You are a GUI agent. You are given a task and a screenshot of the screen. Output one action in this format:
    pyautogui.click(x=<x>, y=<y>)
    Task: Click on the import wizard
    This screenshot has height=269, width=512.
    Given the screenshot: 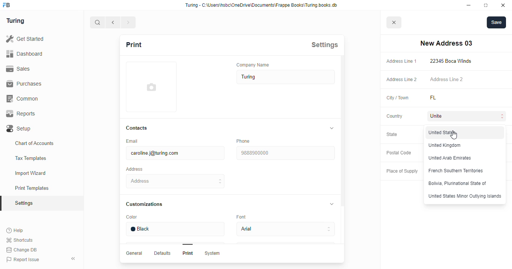 What is the action you would take?
    pyautogui.click(x=31, y=173)
    